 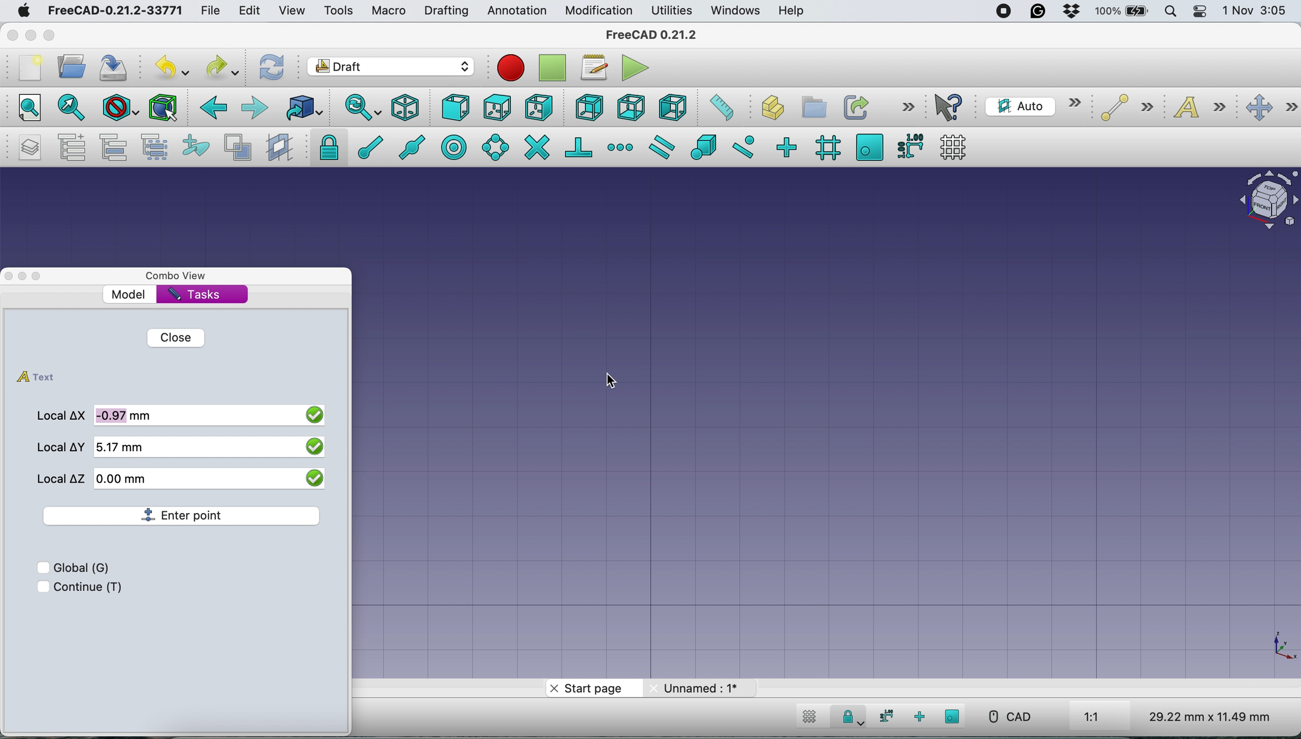 I want to click on create object, so click(x=765, y=107).